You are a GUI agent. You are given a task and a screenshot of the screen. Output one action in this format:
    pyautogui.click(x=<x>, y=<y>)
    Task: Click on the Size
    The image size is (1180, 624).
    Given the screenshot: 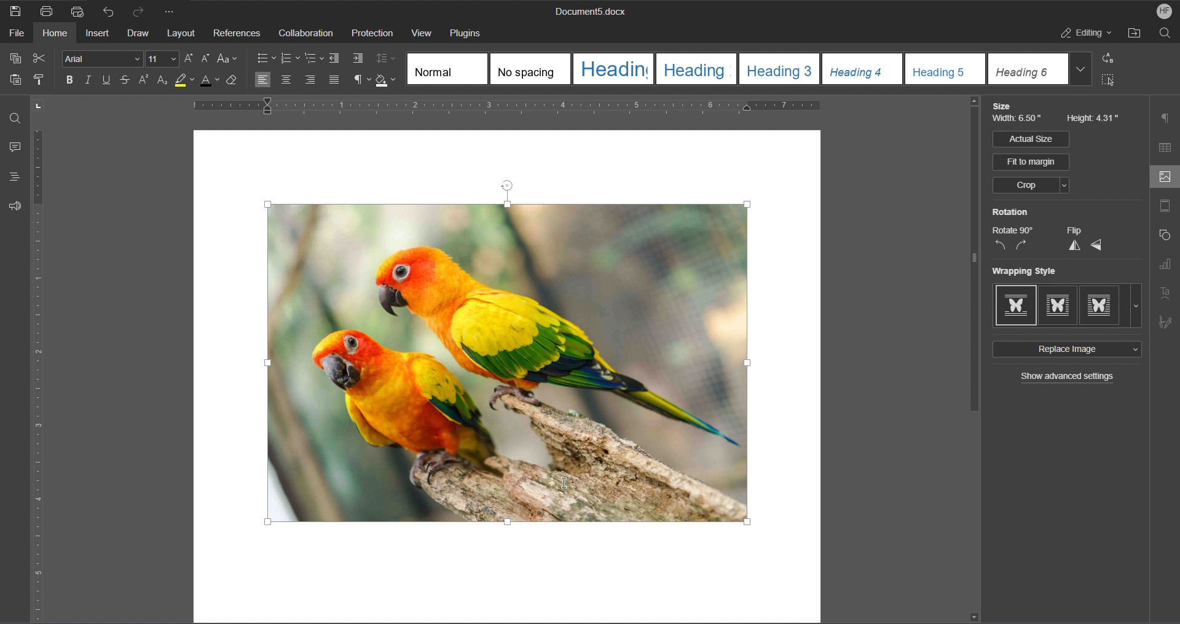 What is the action you would take?
    pyautogui.click(x=1005, y=106)
    